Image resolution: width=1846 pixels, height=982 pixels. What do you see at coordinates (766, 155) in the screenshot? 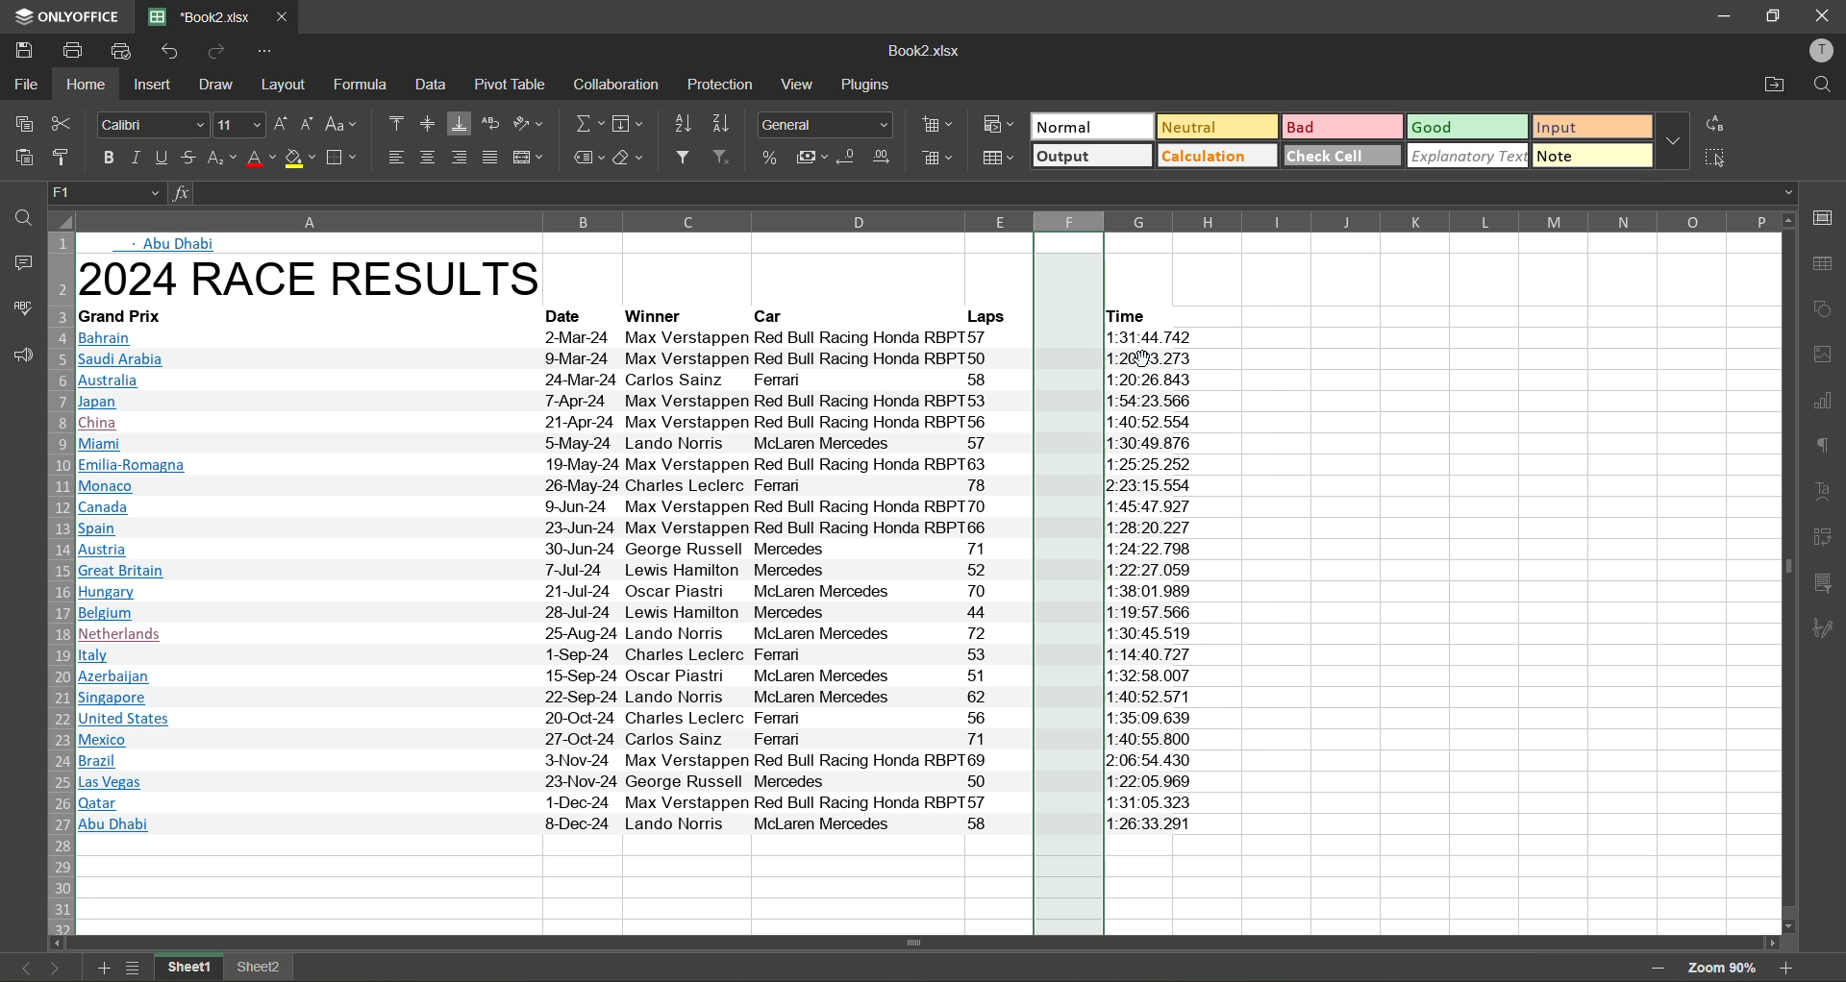
I see `percent` at bounding box center [766, 155].